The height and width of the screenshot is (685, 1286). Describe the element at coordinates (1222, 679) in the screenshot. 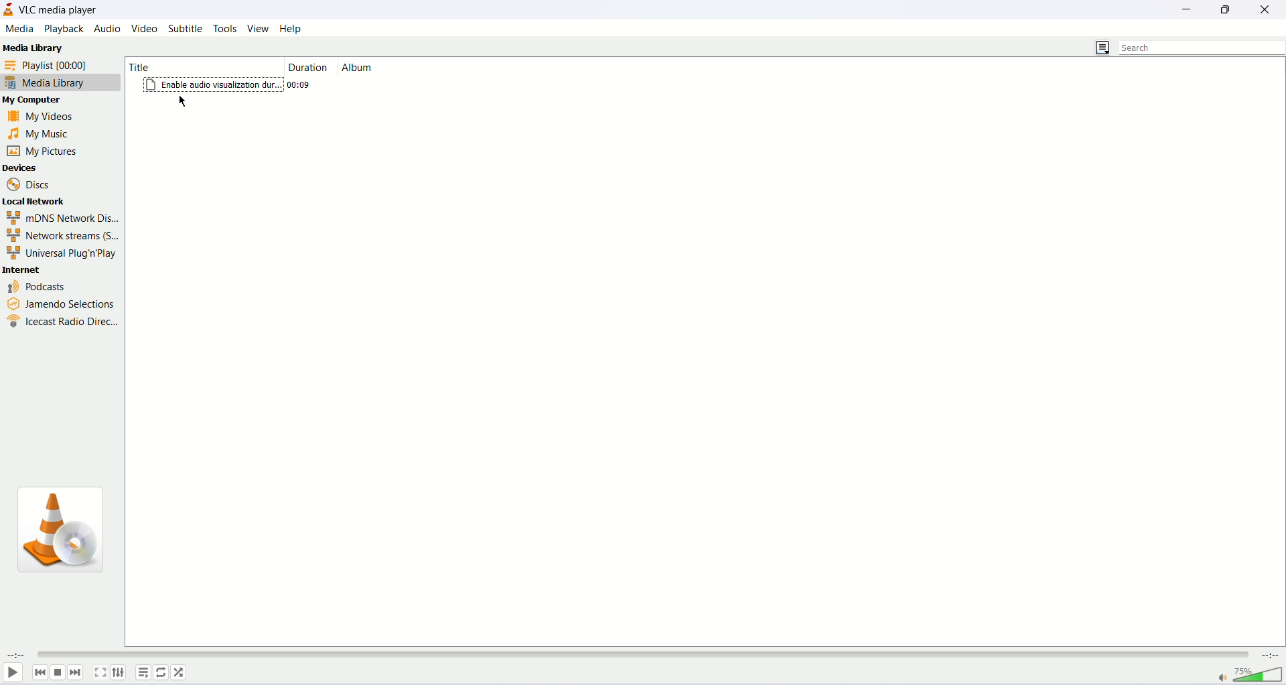

I see `mute` at that location.